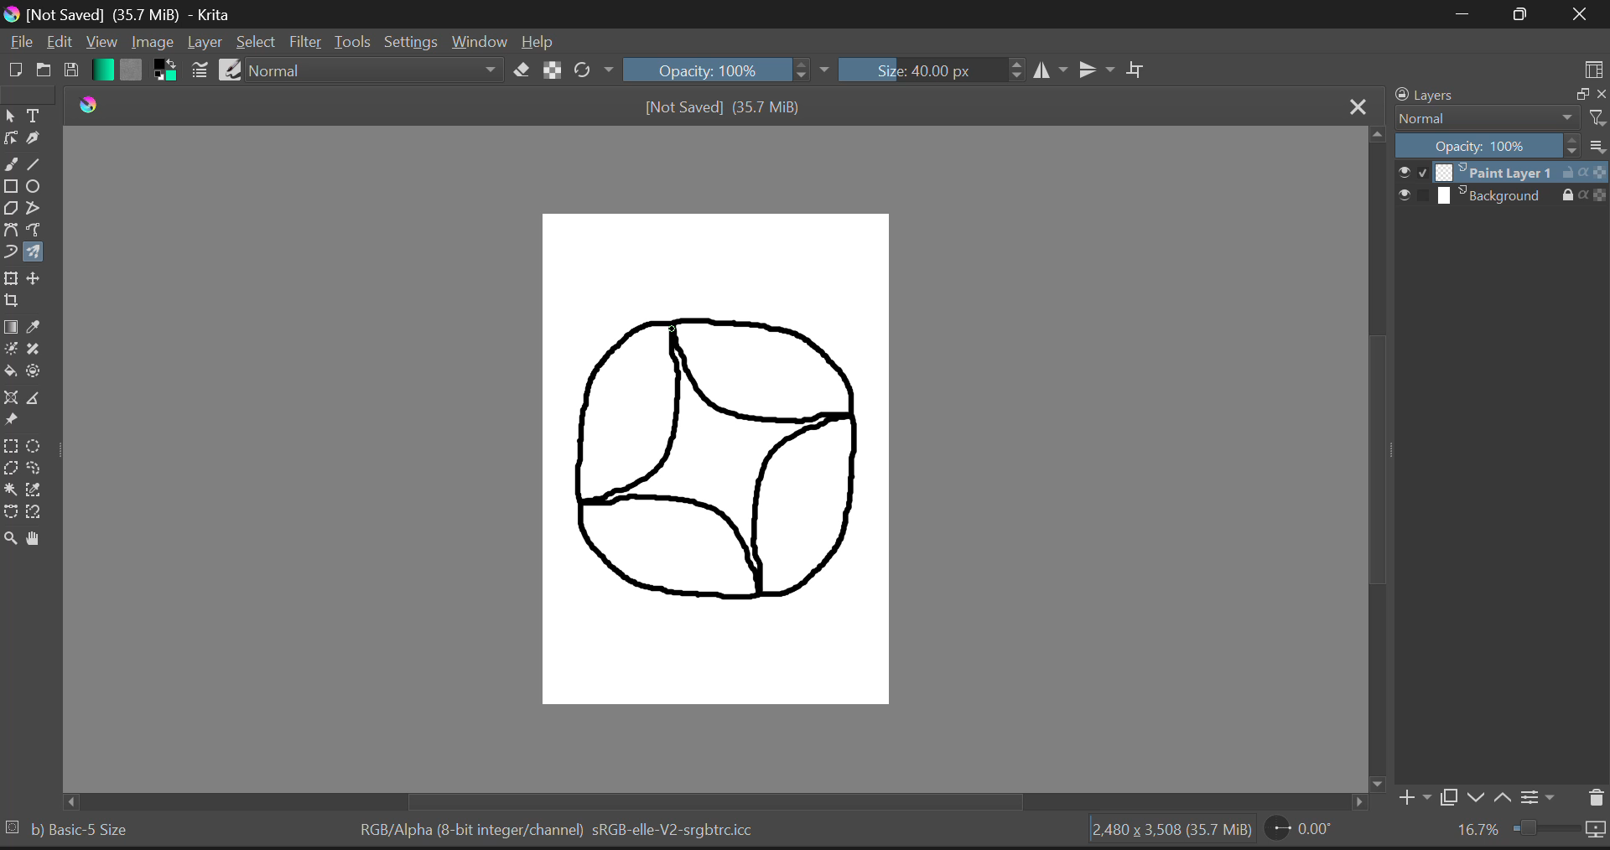  What do you see at coordinates (1379, 783) in the screenshot?
I see `` at bounding box center [1379, 783].